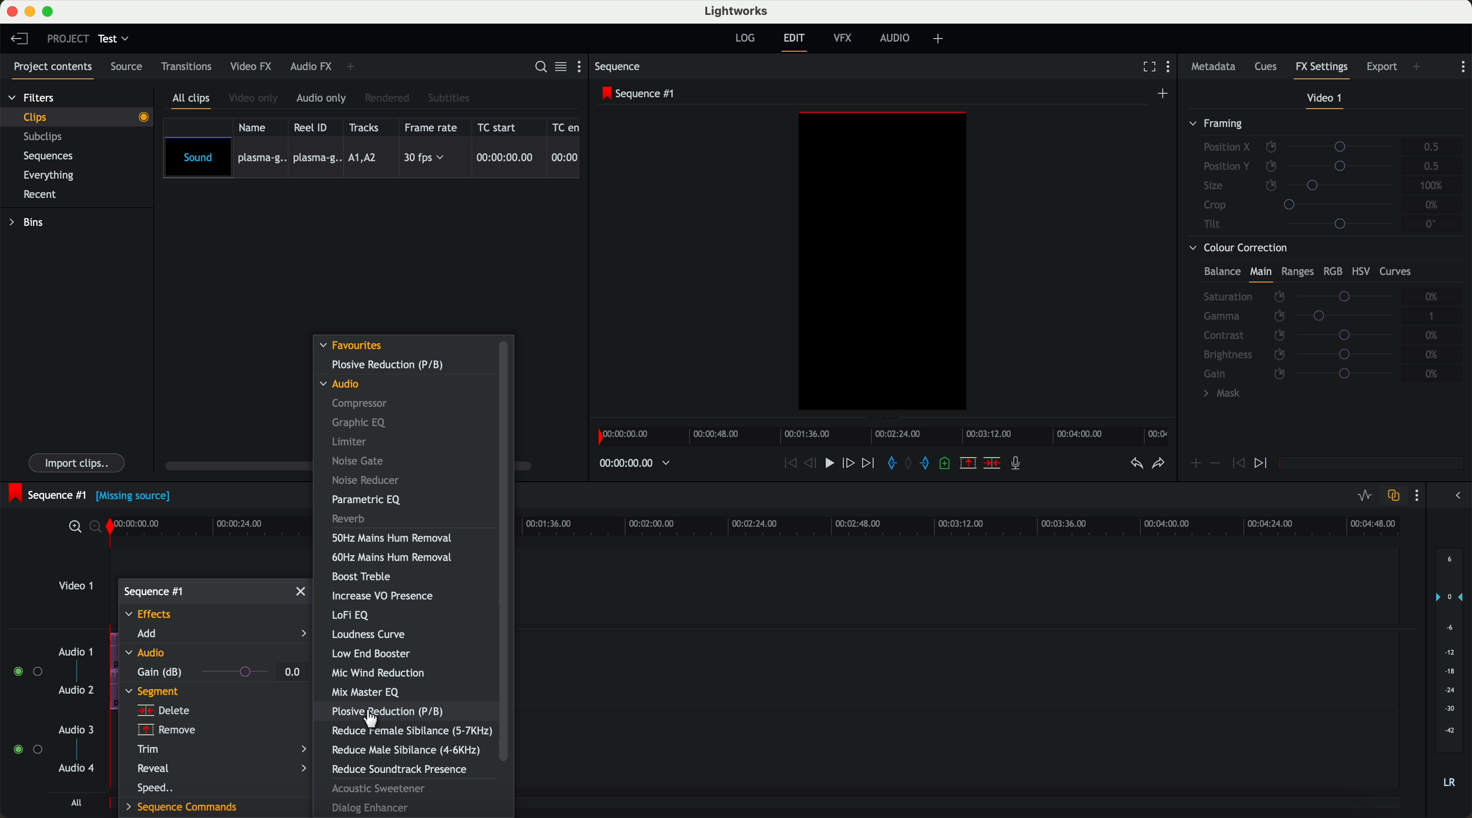 This screenshot has height=818, width=1472. Describe the element at coordinates (393, 558) in the screenshot. I see `goHz mains hum removal` at that location.